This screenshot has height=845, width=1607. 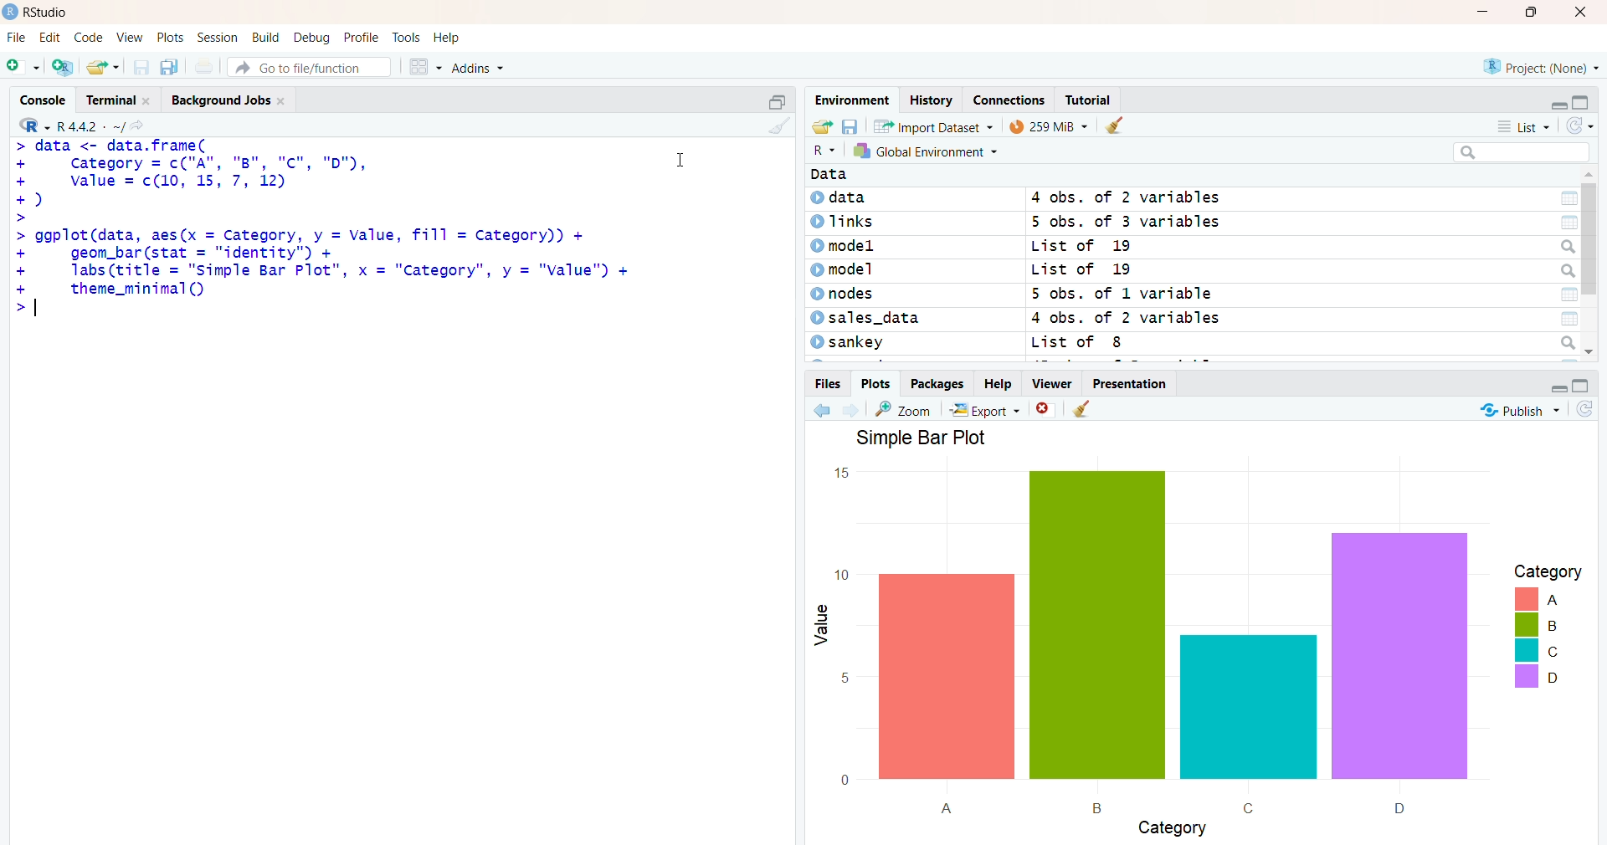 What do you see at coordinates (1584, 99) in the screenshot?
I see `maximize` at bounding box center [1584, 99].